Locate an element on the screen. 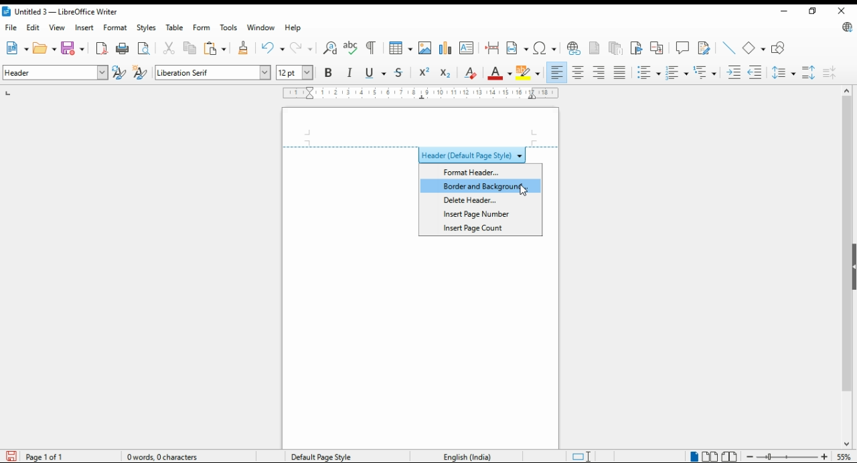  book view is located at coordinates (730, 457).